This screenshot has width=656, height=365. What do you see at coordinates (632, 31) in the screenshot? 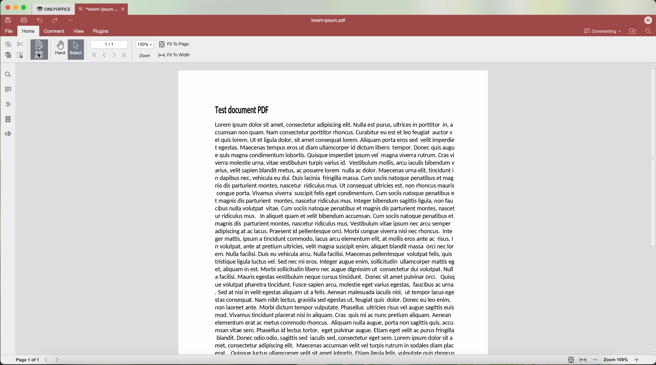
I see `open file location` at bounding box center [632, 31].